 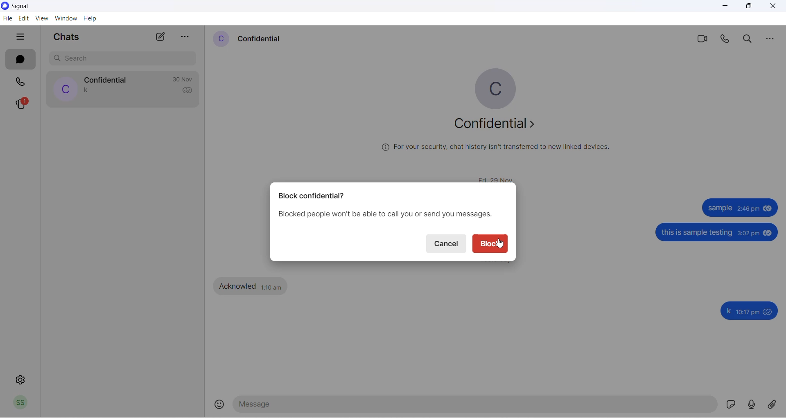 What do you see at coordinates (748, 311) in the screenshot?
I see `10:17 pm` at bounding box center [748, 311].